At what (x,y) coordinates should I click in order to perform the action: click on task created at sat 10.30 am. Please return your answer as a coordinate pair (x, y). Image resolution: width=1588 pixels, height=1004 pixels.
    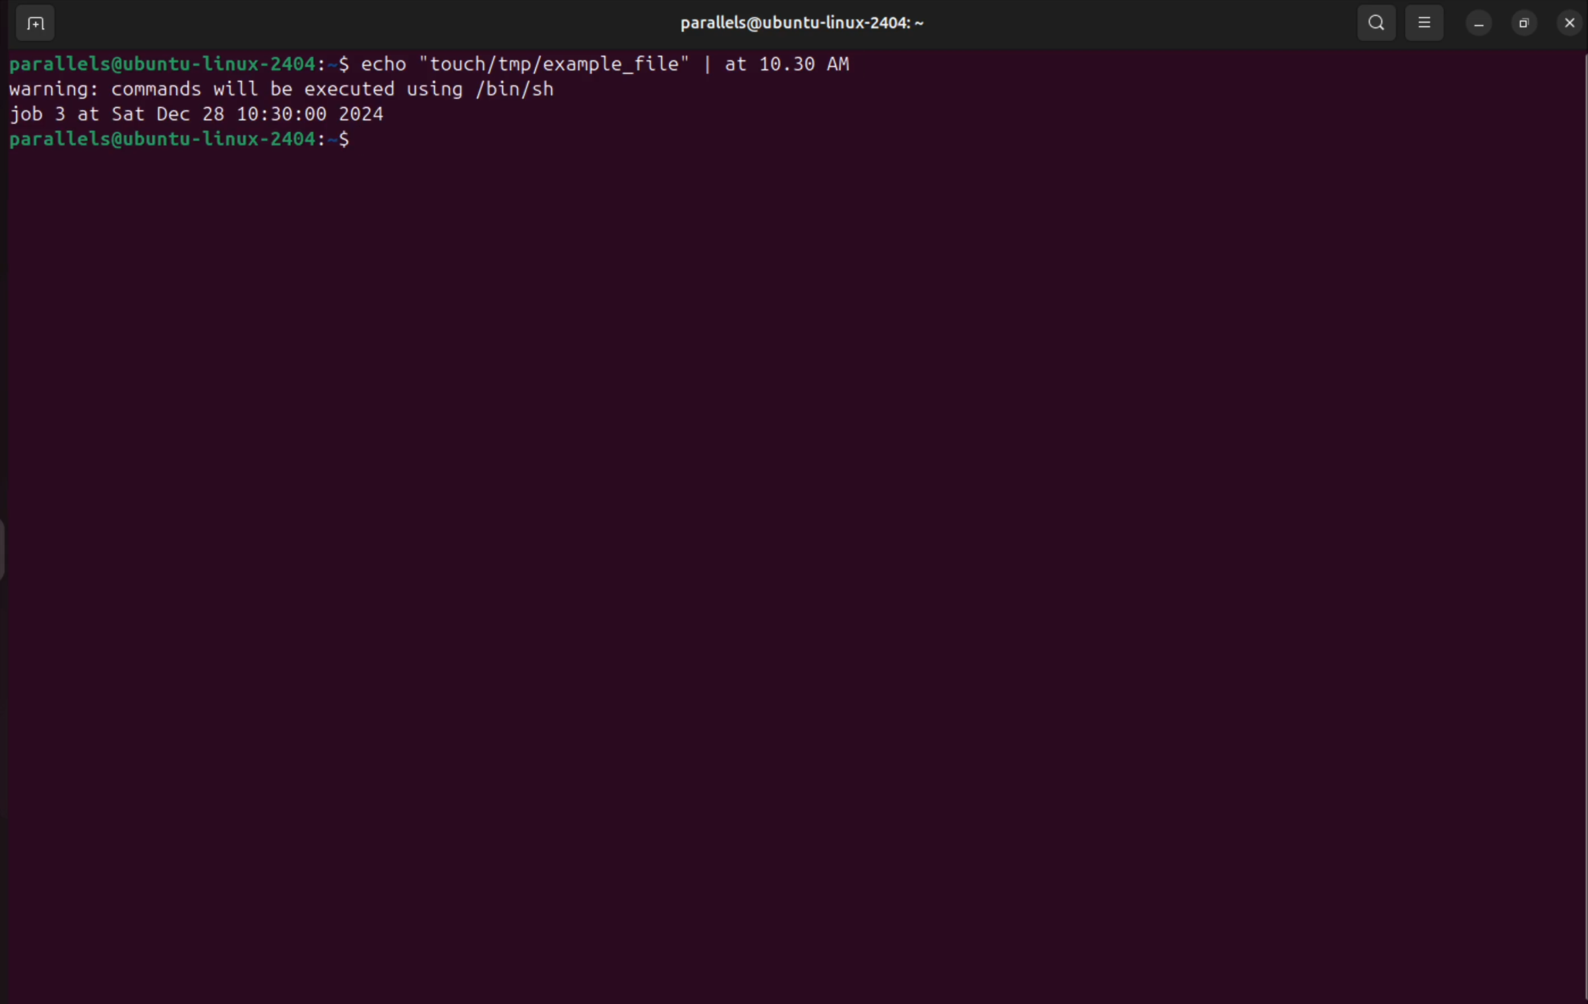
    Looking at the image, I should click on (207, 116).